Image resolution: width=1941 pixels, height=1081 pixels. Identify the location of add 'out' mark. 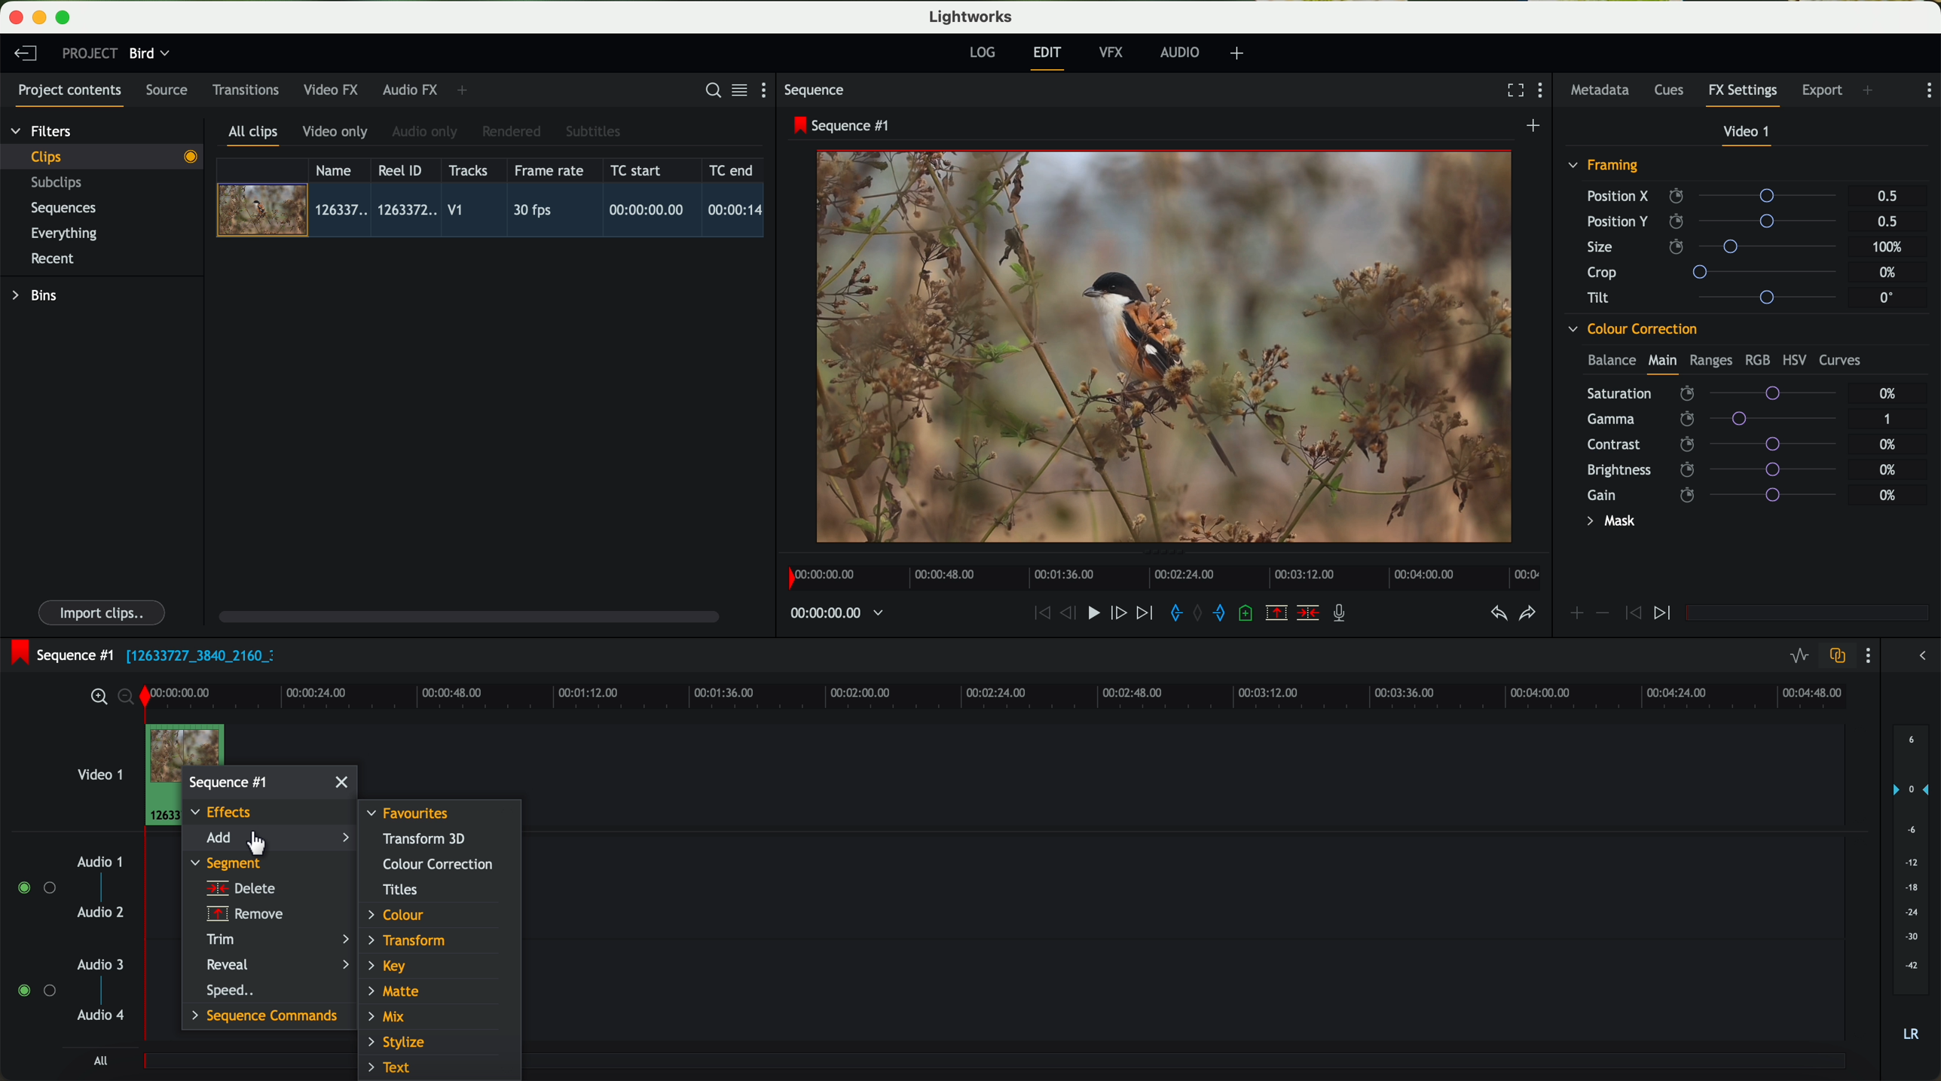
(1227, 612).